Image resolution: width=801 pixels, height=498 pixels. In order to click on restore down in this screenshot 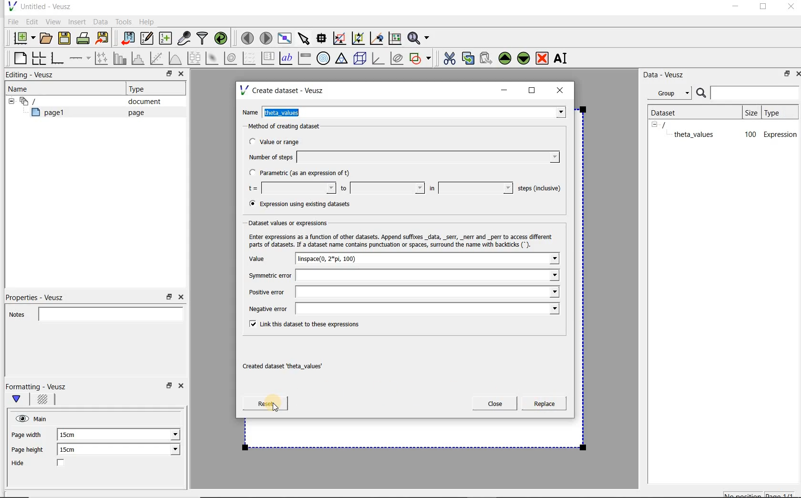, I will do `click(784, 75)`.